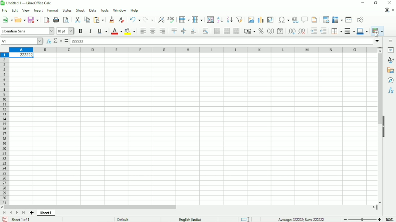 The height and width of the screenshot is (222, 396). Describe the element at coordinates (8, 19) in the screenshot. I see `New` at that location.